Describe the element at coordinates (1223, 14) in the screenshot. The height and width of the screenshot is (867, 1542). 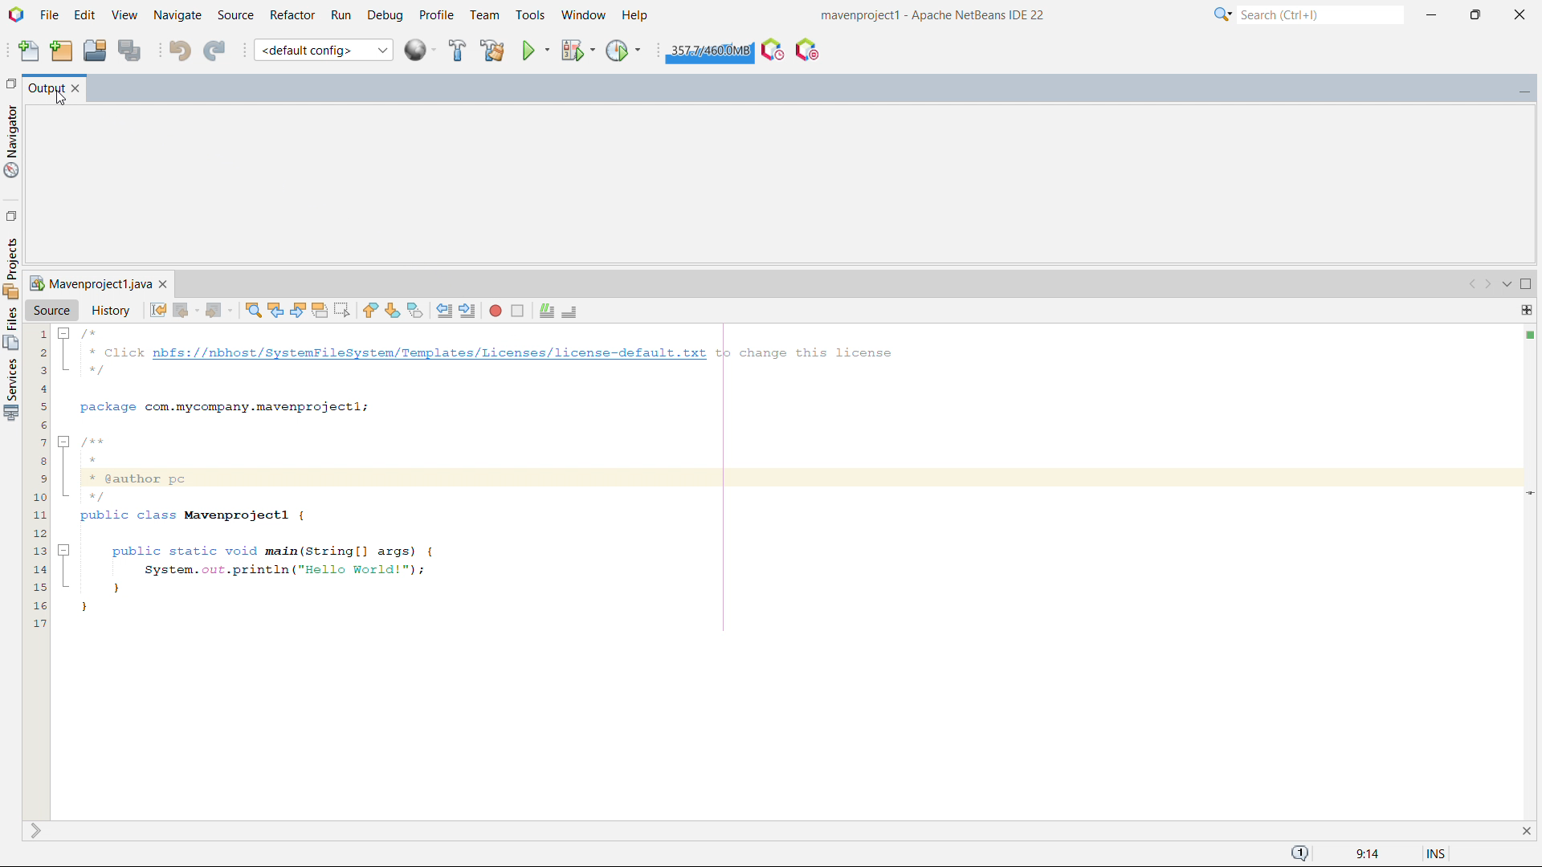
I see `search options` at that location.